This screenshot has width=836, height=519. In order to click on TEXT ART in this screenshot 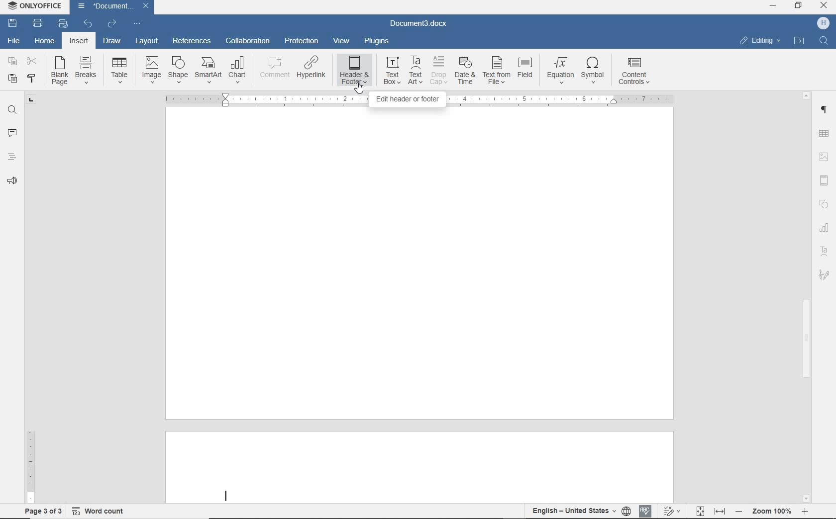, I will do `click(416, 70)`.